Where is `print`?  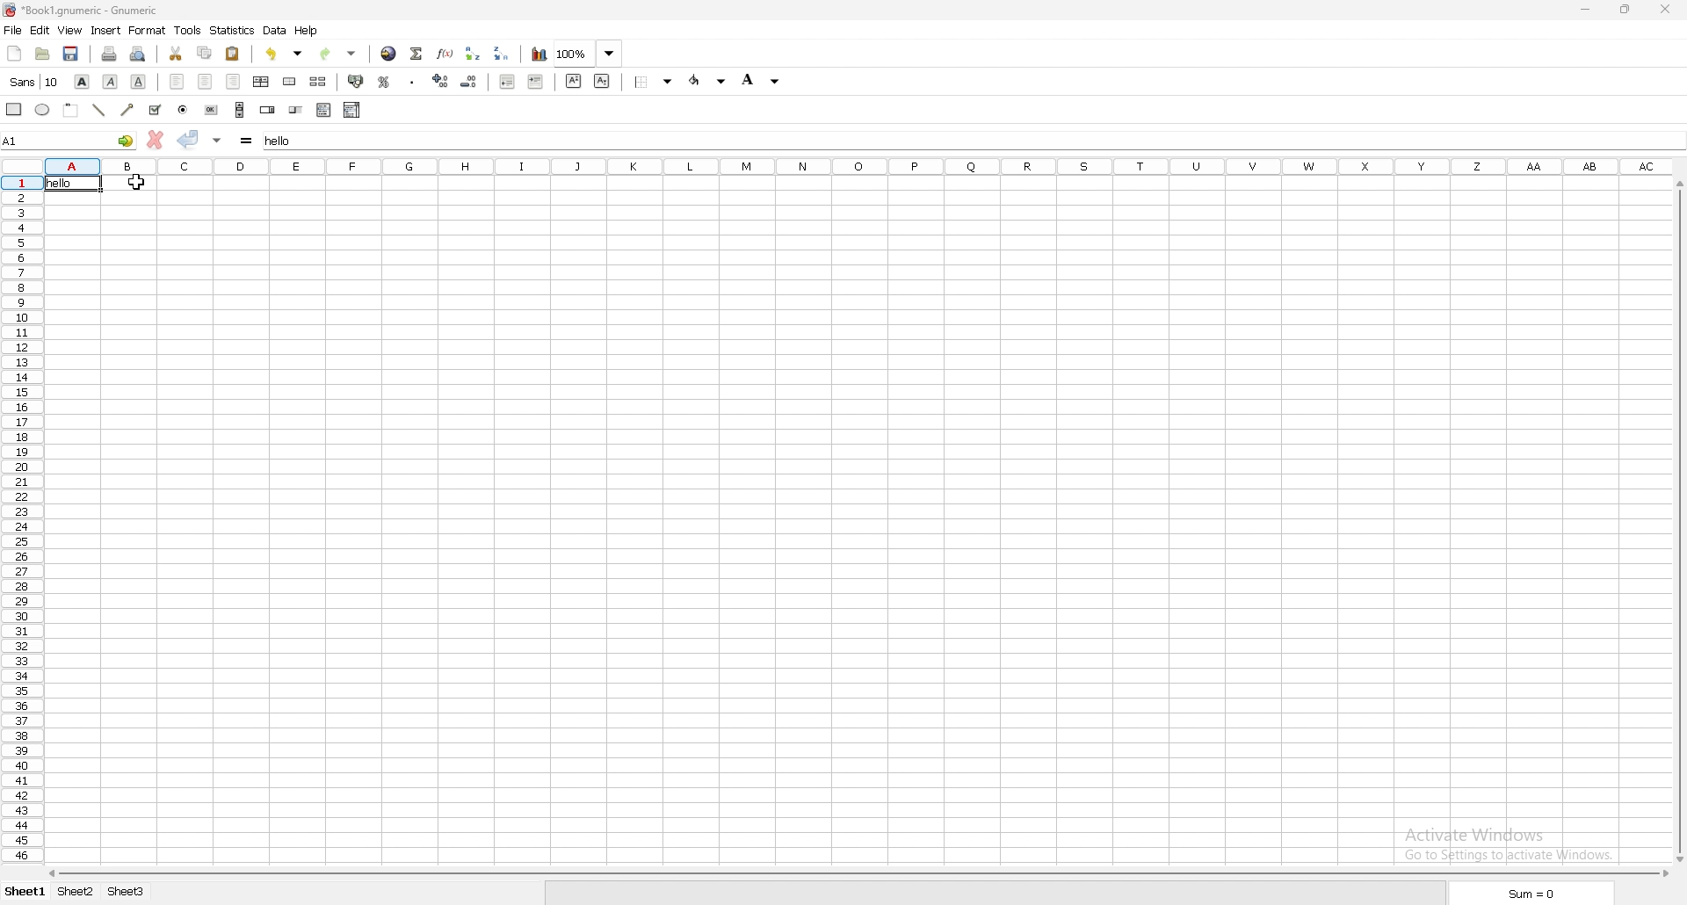 print is located at coordinates (109, 54).